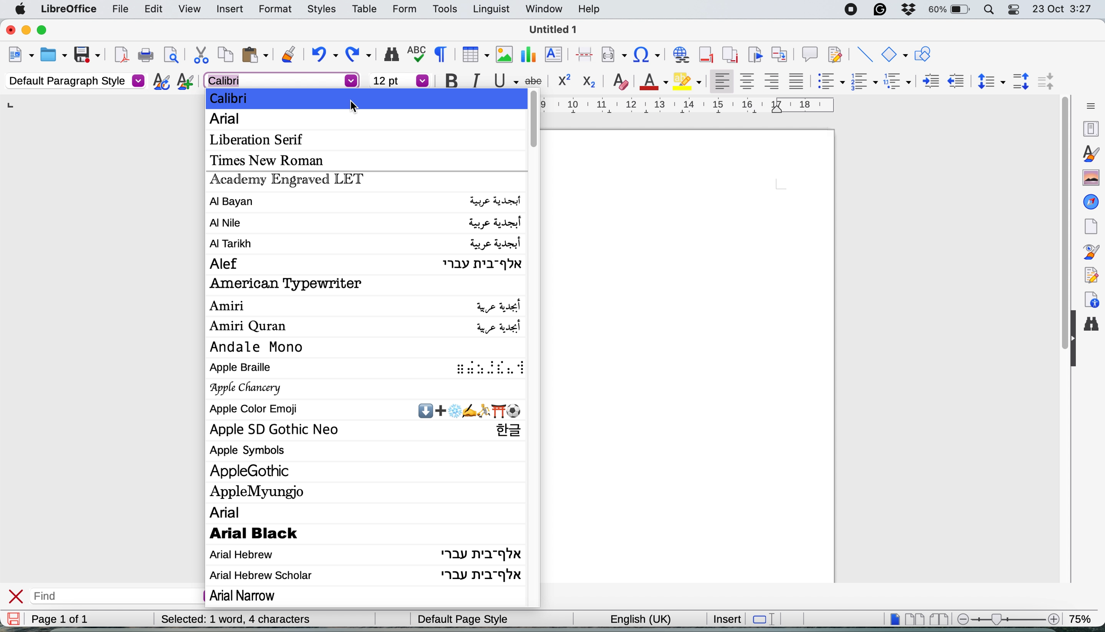  I want to click on al nile, so click(366, 223).